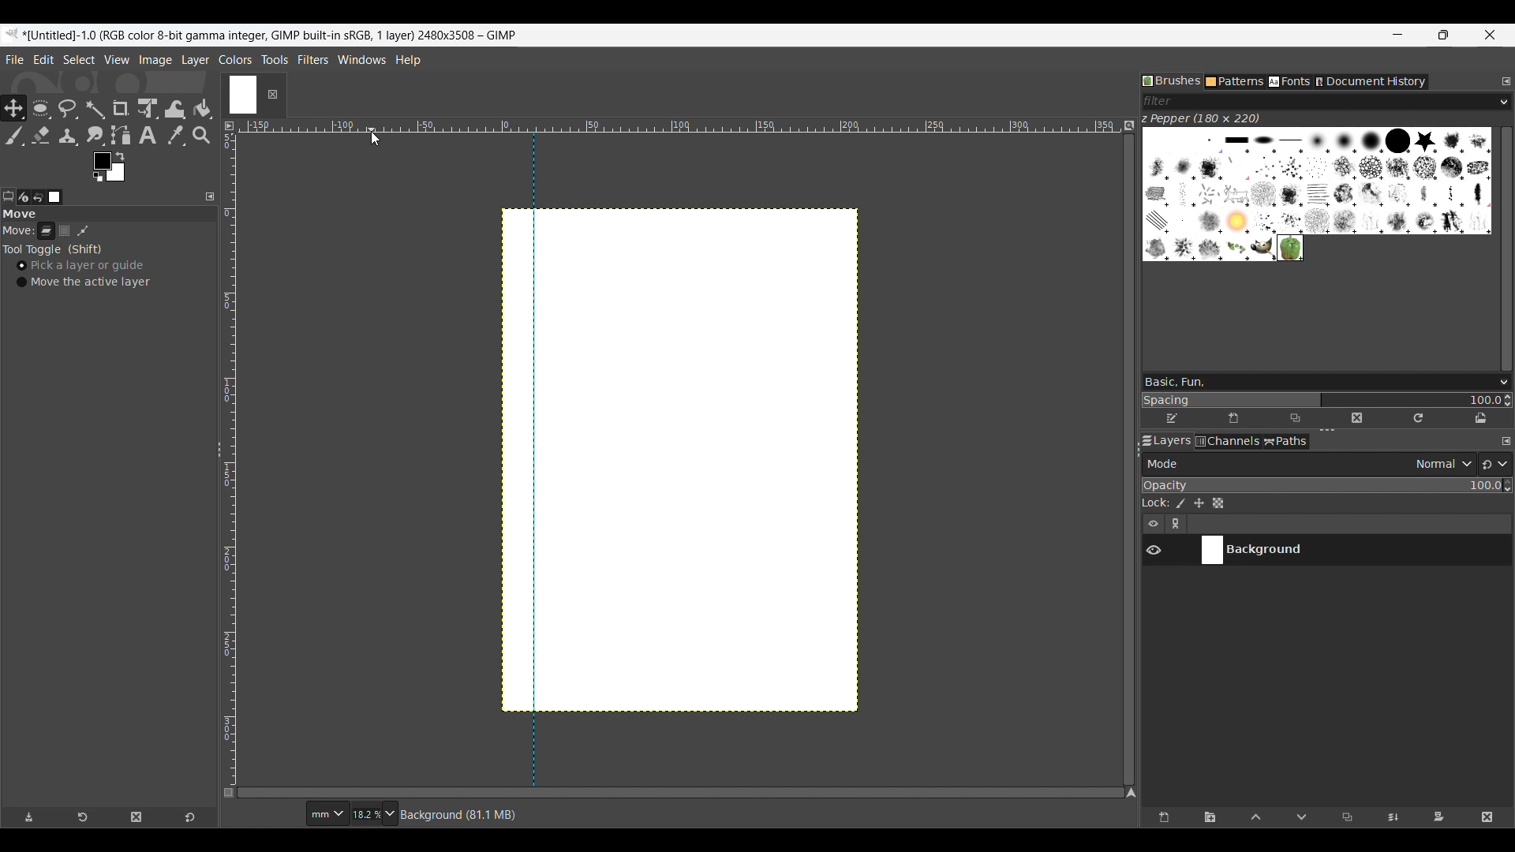  Describe the element at coordinates (1319, 102) in the screenshot. I see `Type in brush filter` at that location.